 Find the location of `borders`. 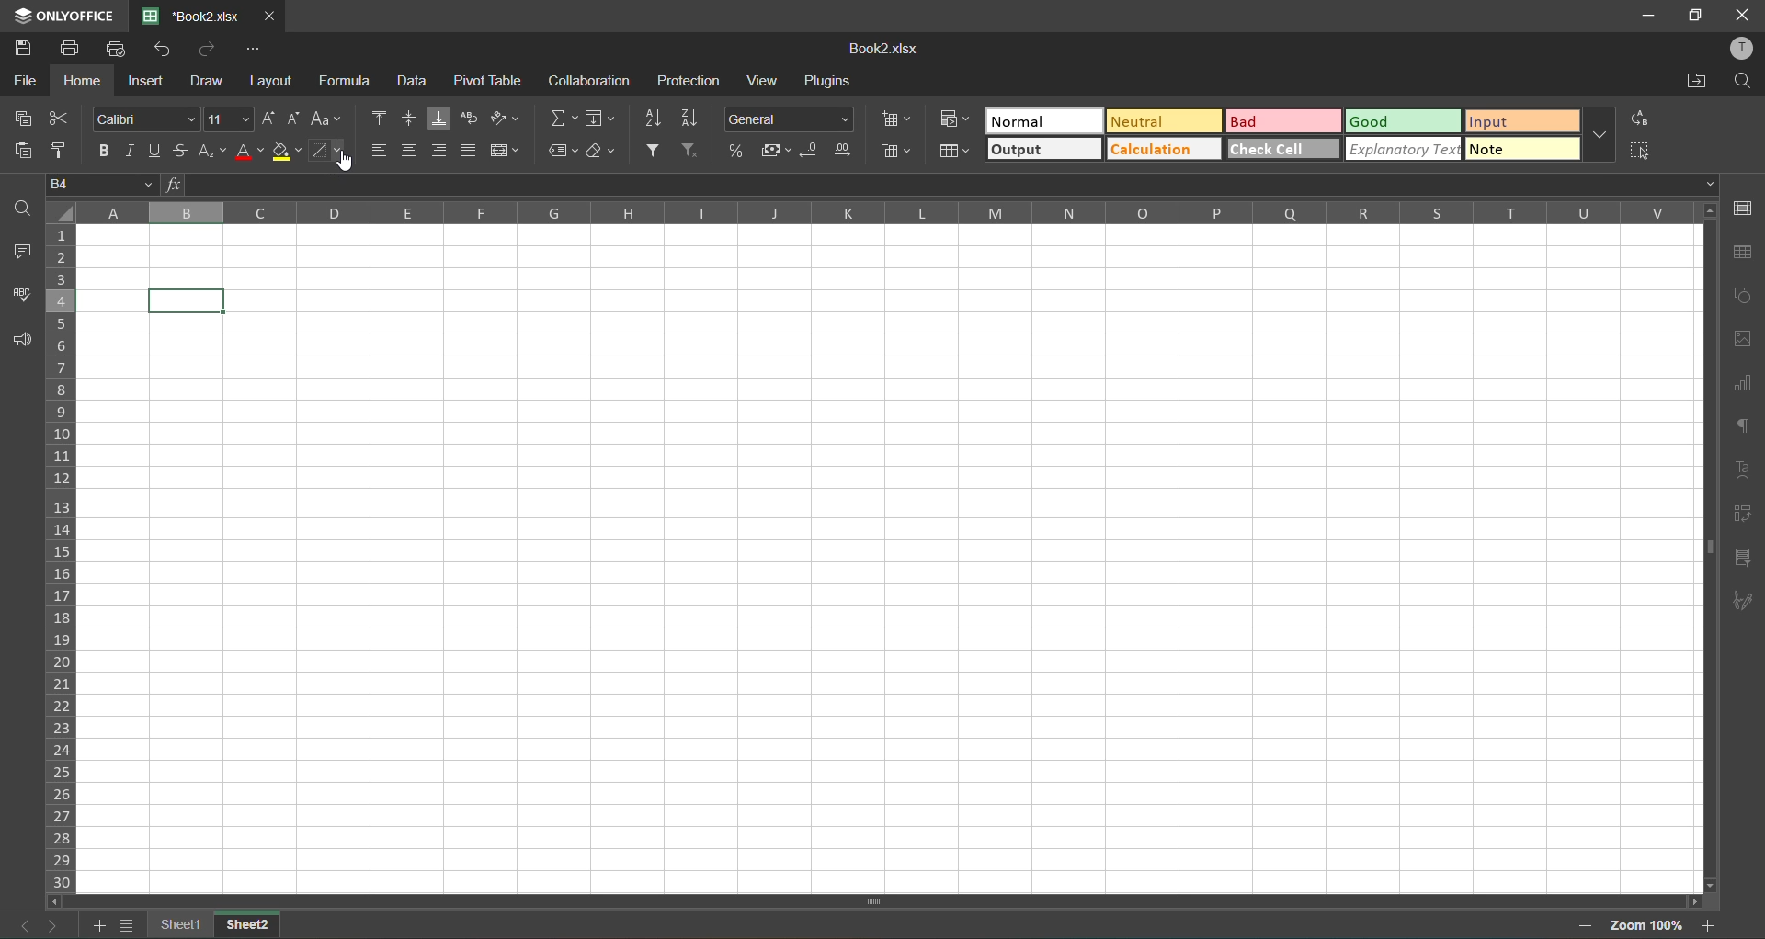

borders is located at coordinates (325, 149).